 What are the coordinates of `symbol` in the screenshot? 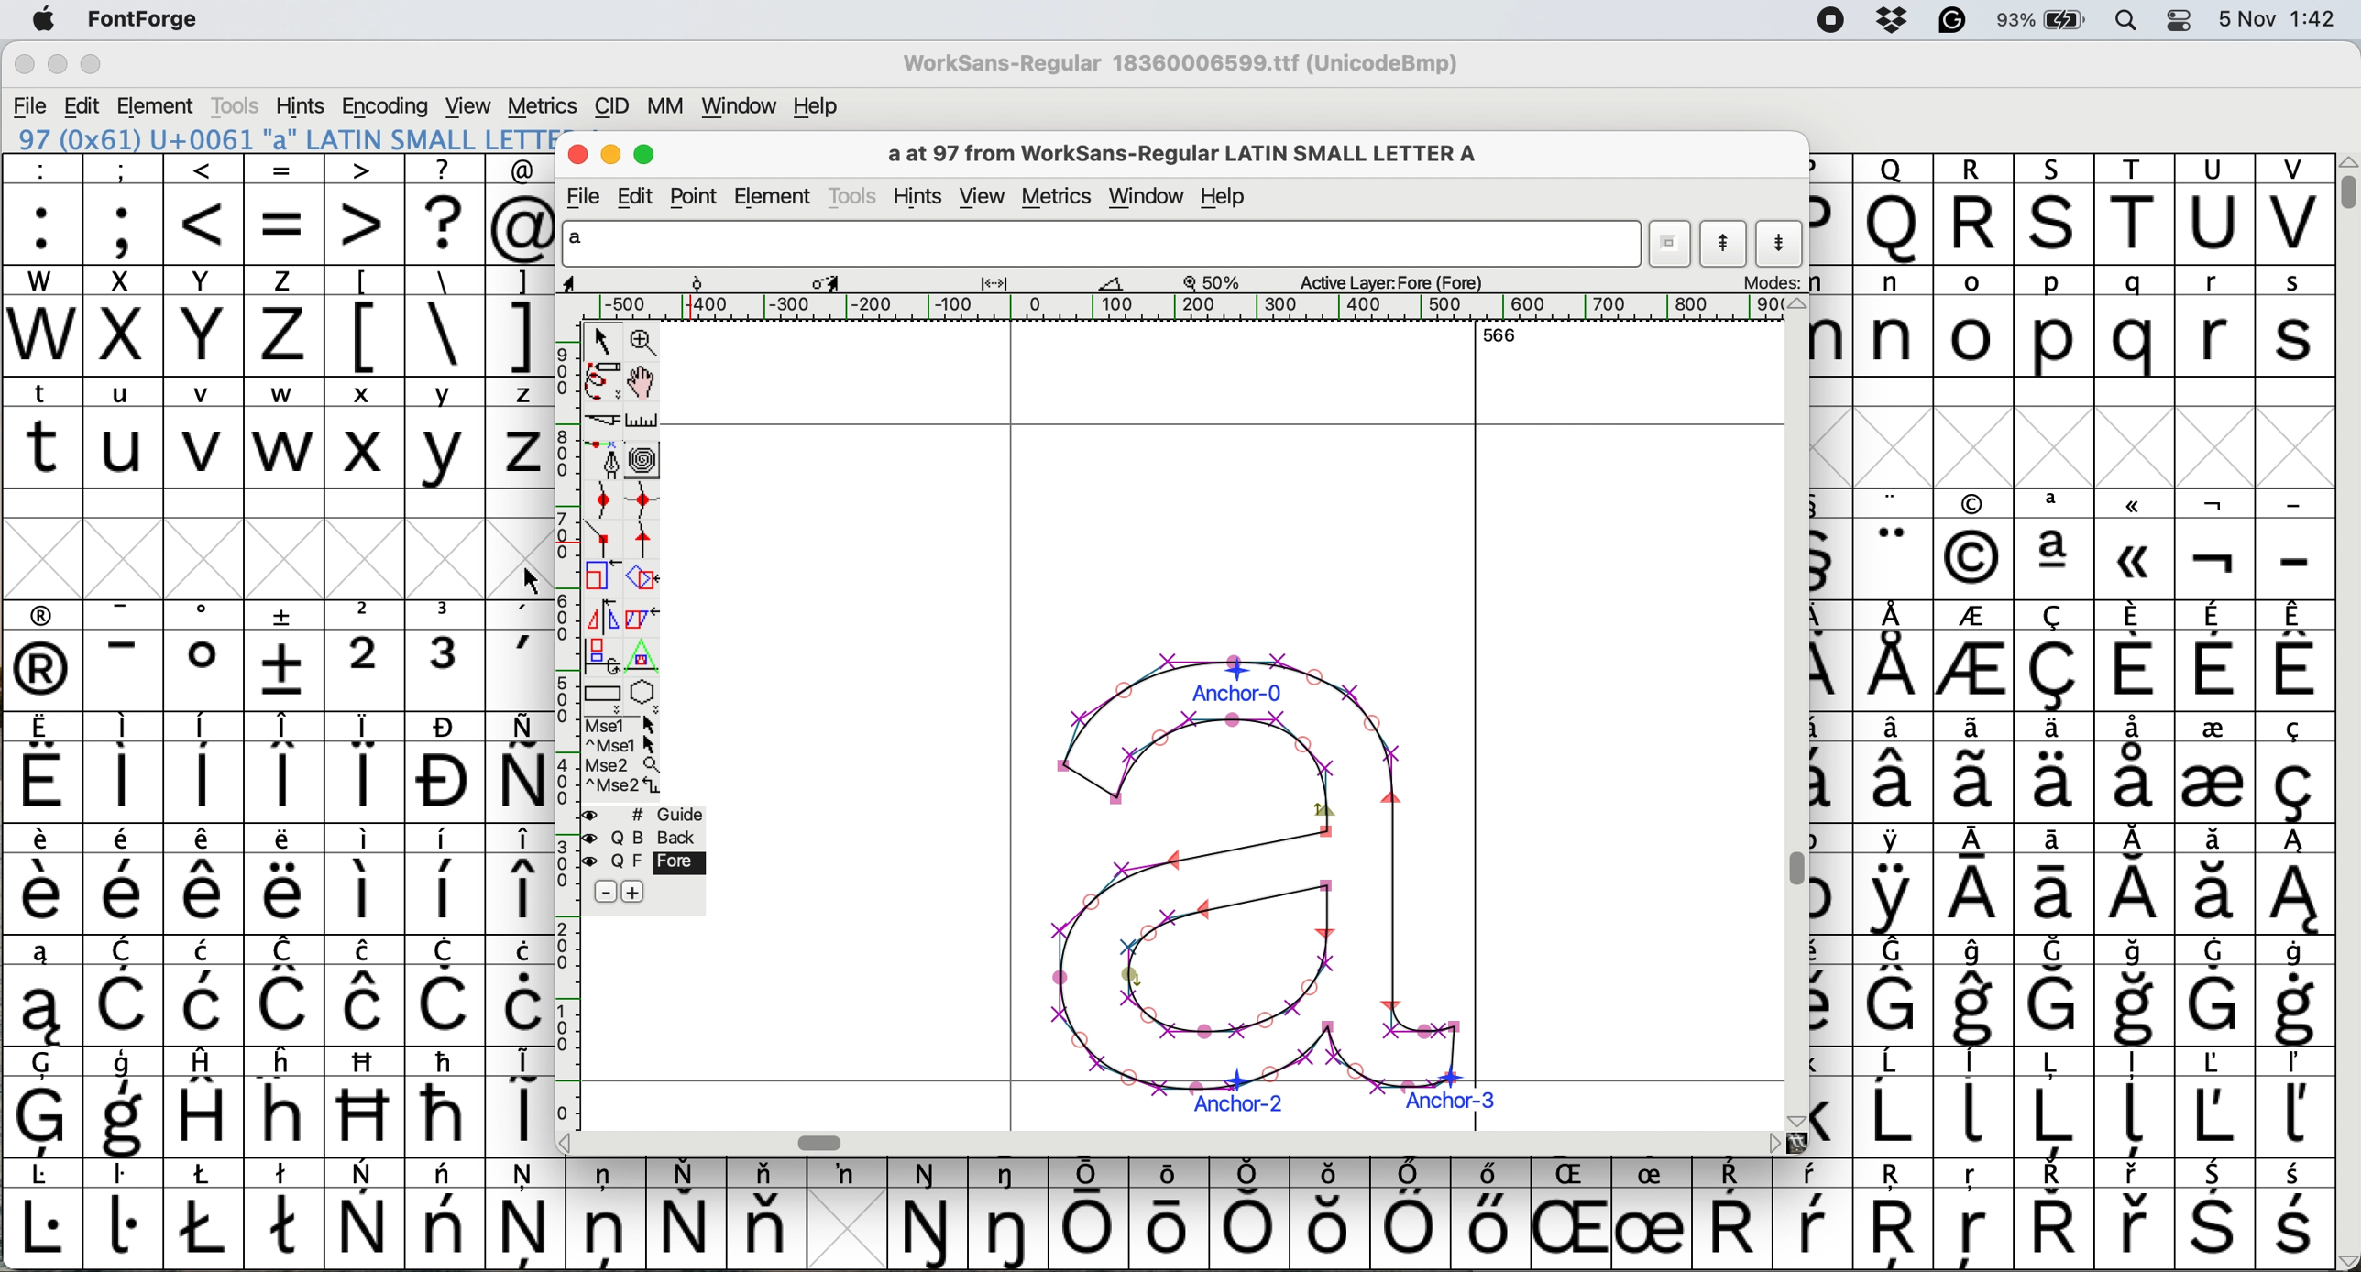 It's located at (445, 881).